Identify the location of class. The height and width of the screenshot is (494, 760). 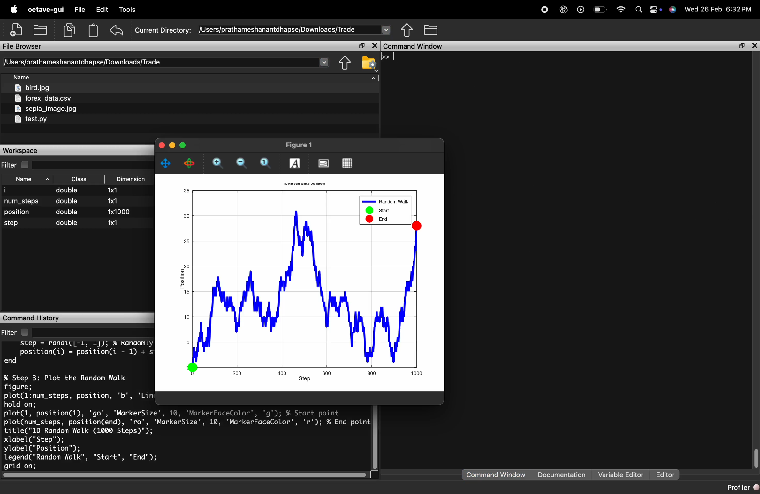
(71, 207).